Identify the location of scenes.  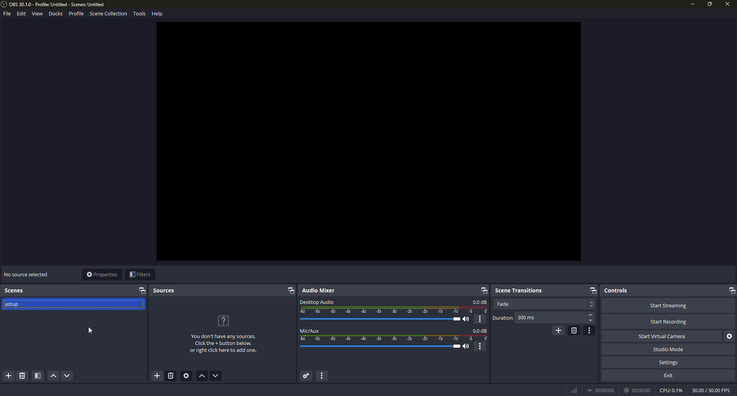
(15, 290).